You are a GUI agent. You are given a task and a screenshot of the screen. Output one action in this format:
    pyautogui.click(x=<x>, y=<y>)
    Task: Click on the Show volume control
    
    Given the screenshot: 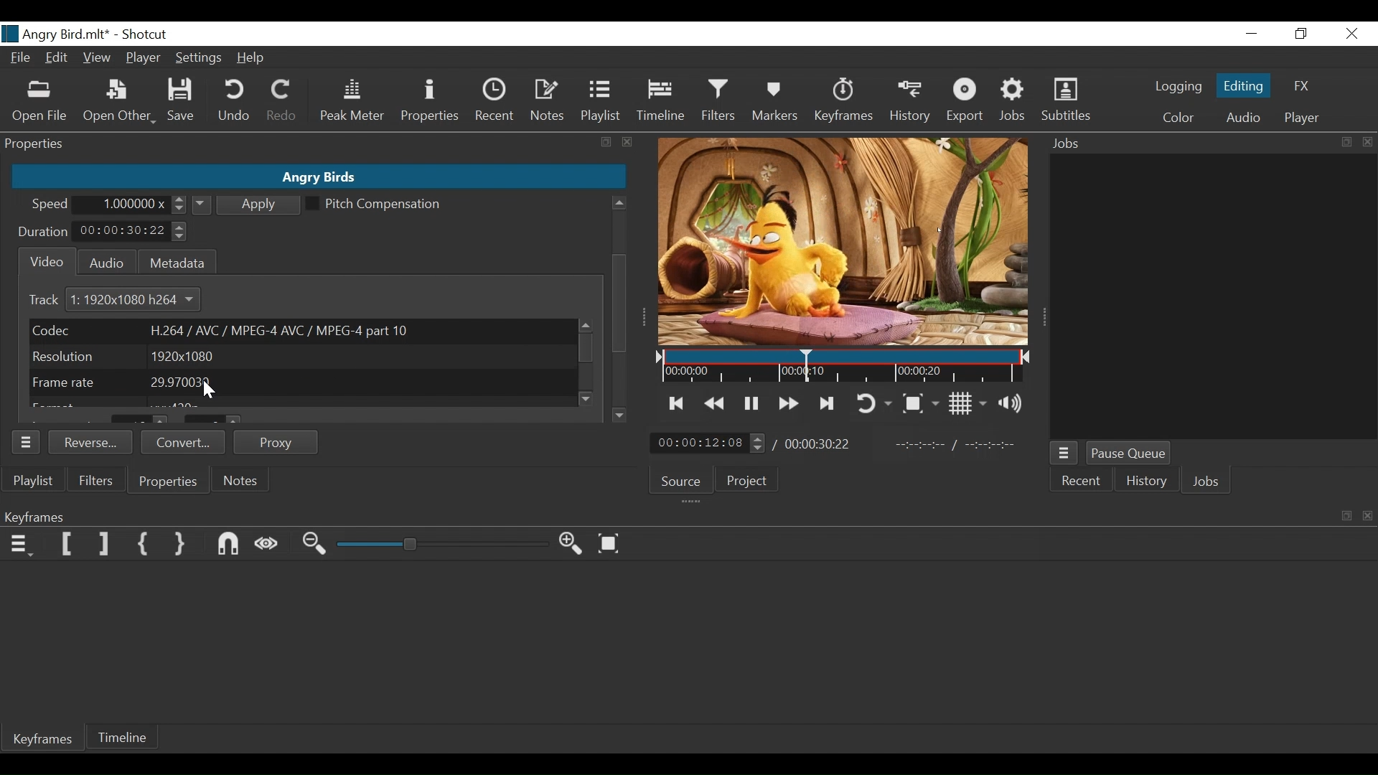 What is the action you would take?
    pyautogui.click(x=1013, y=405)
    